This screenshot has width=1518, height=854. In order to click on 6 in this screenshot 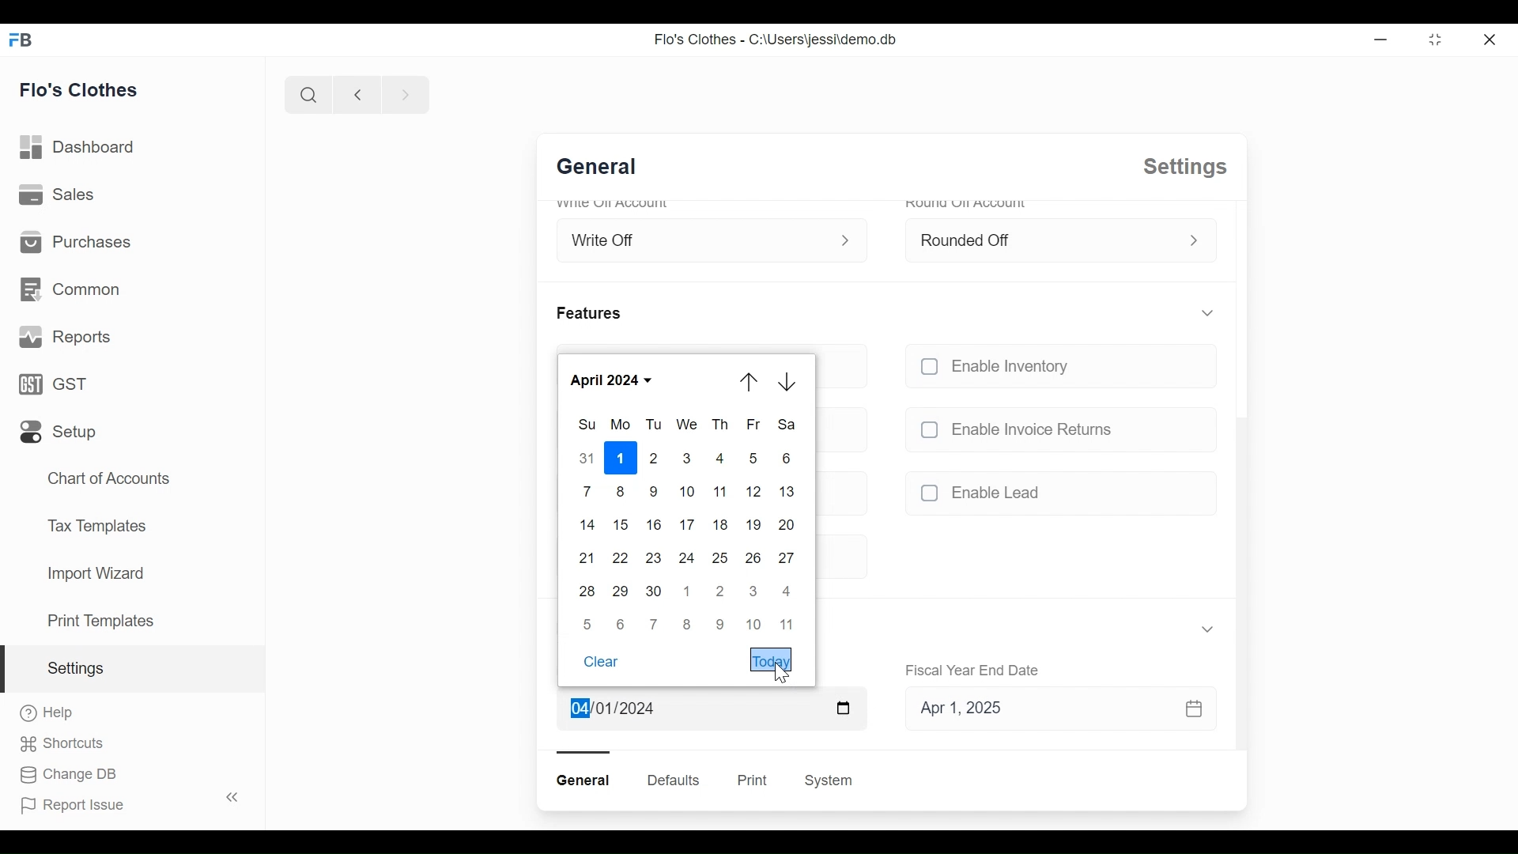, I will do `click(785, 458)`.